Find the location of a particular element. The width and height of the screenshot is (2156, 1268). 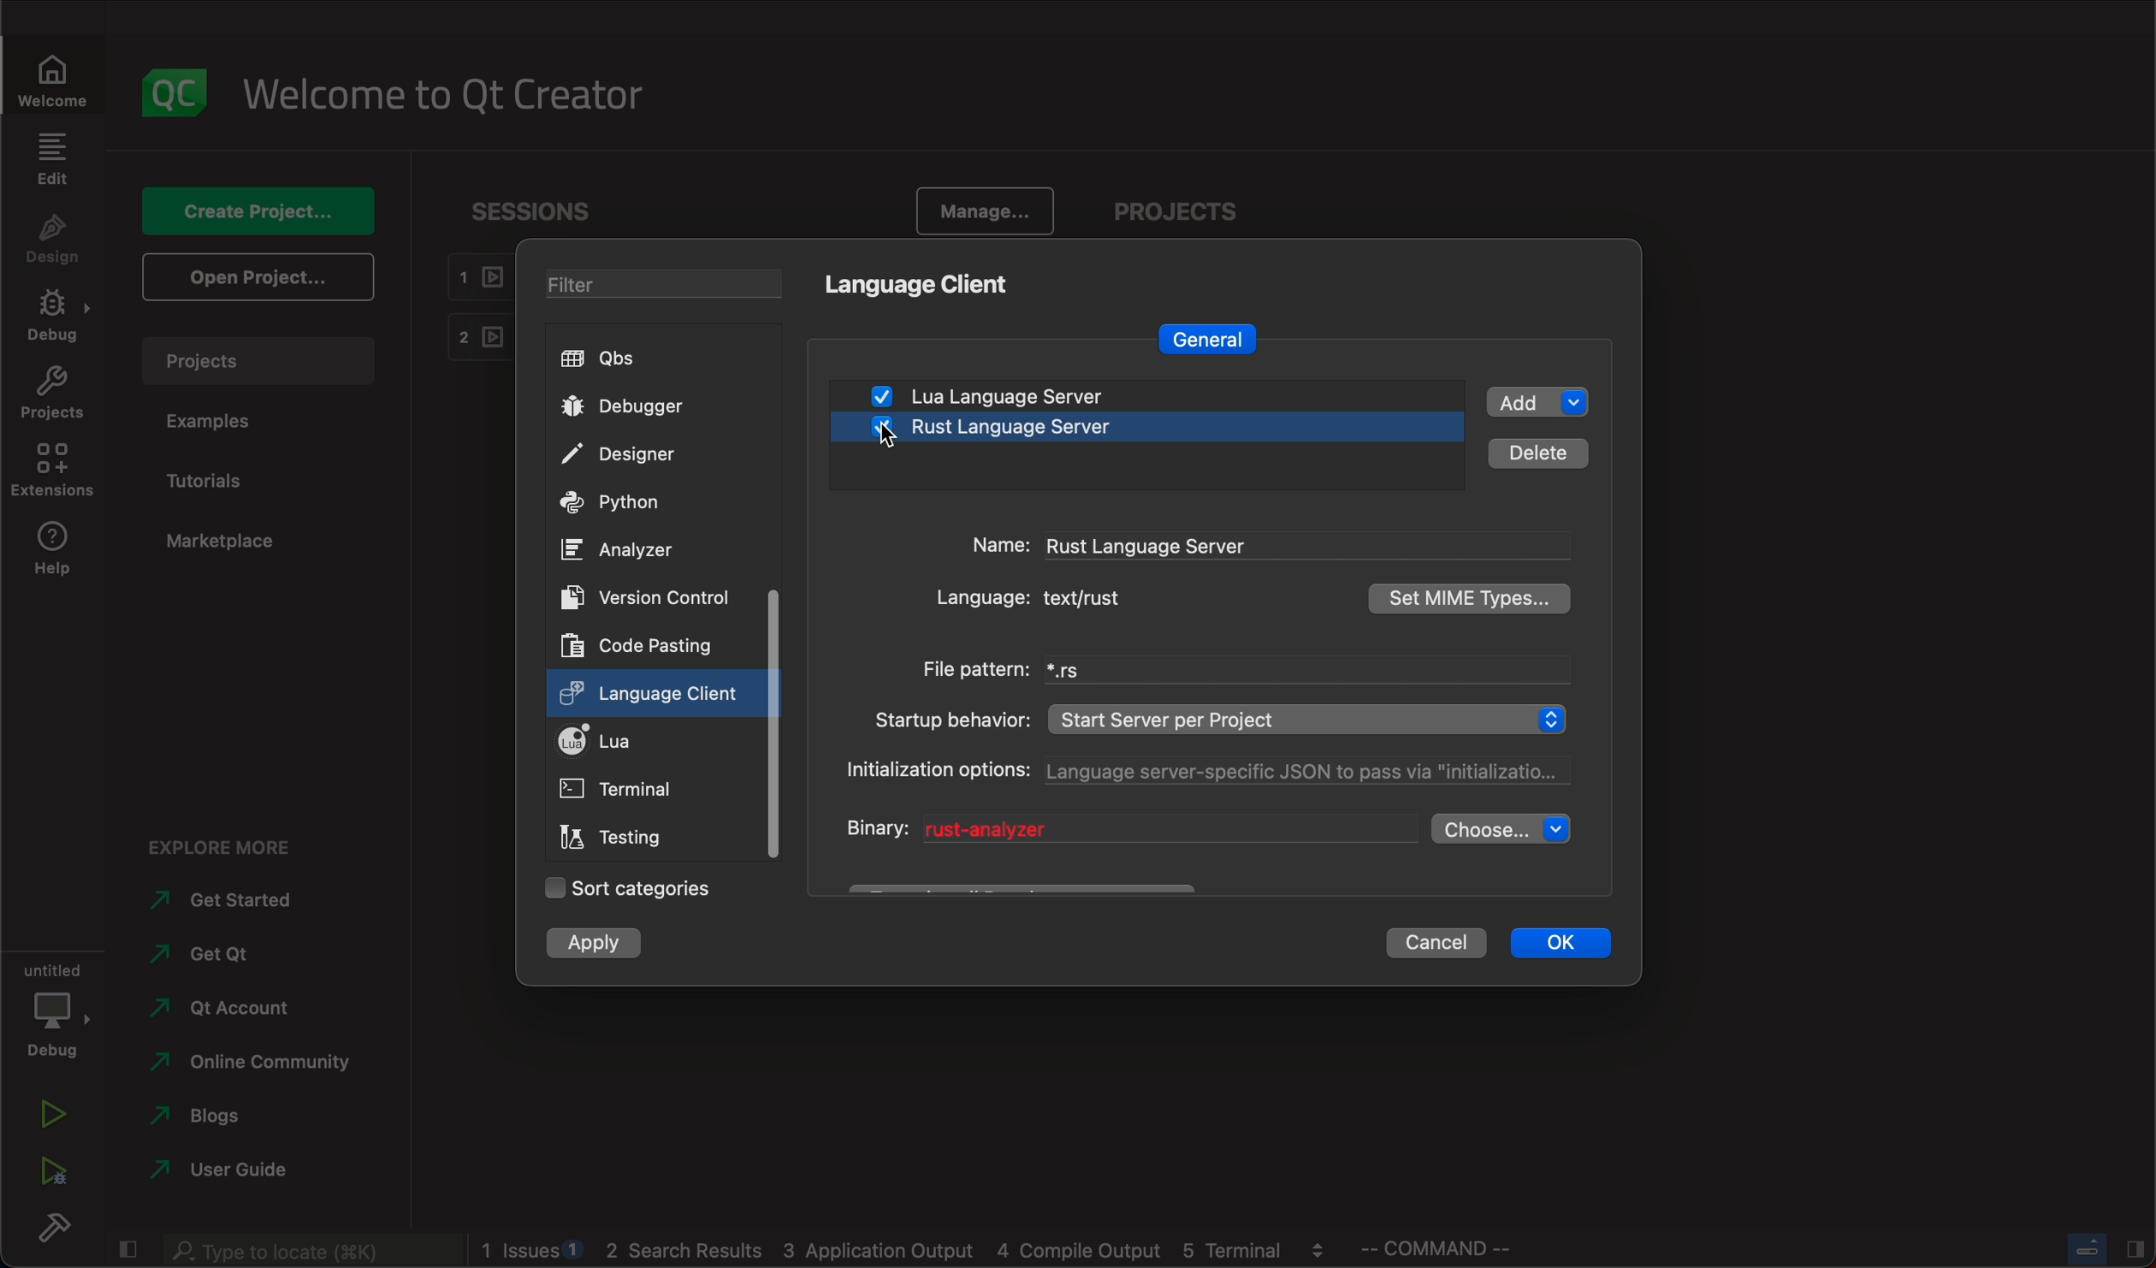

search bar is located at coordinates (305, 1251).